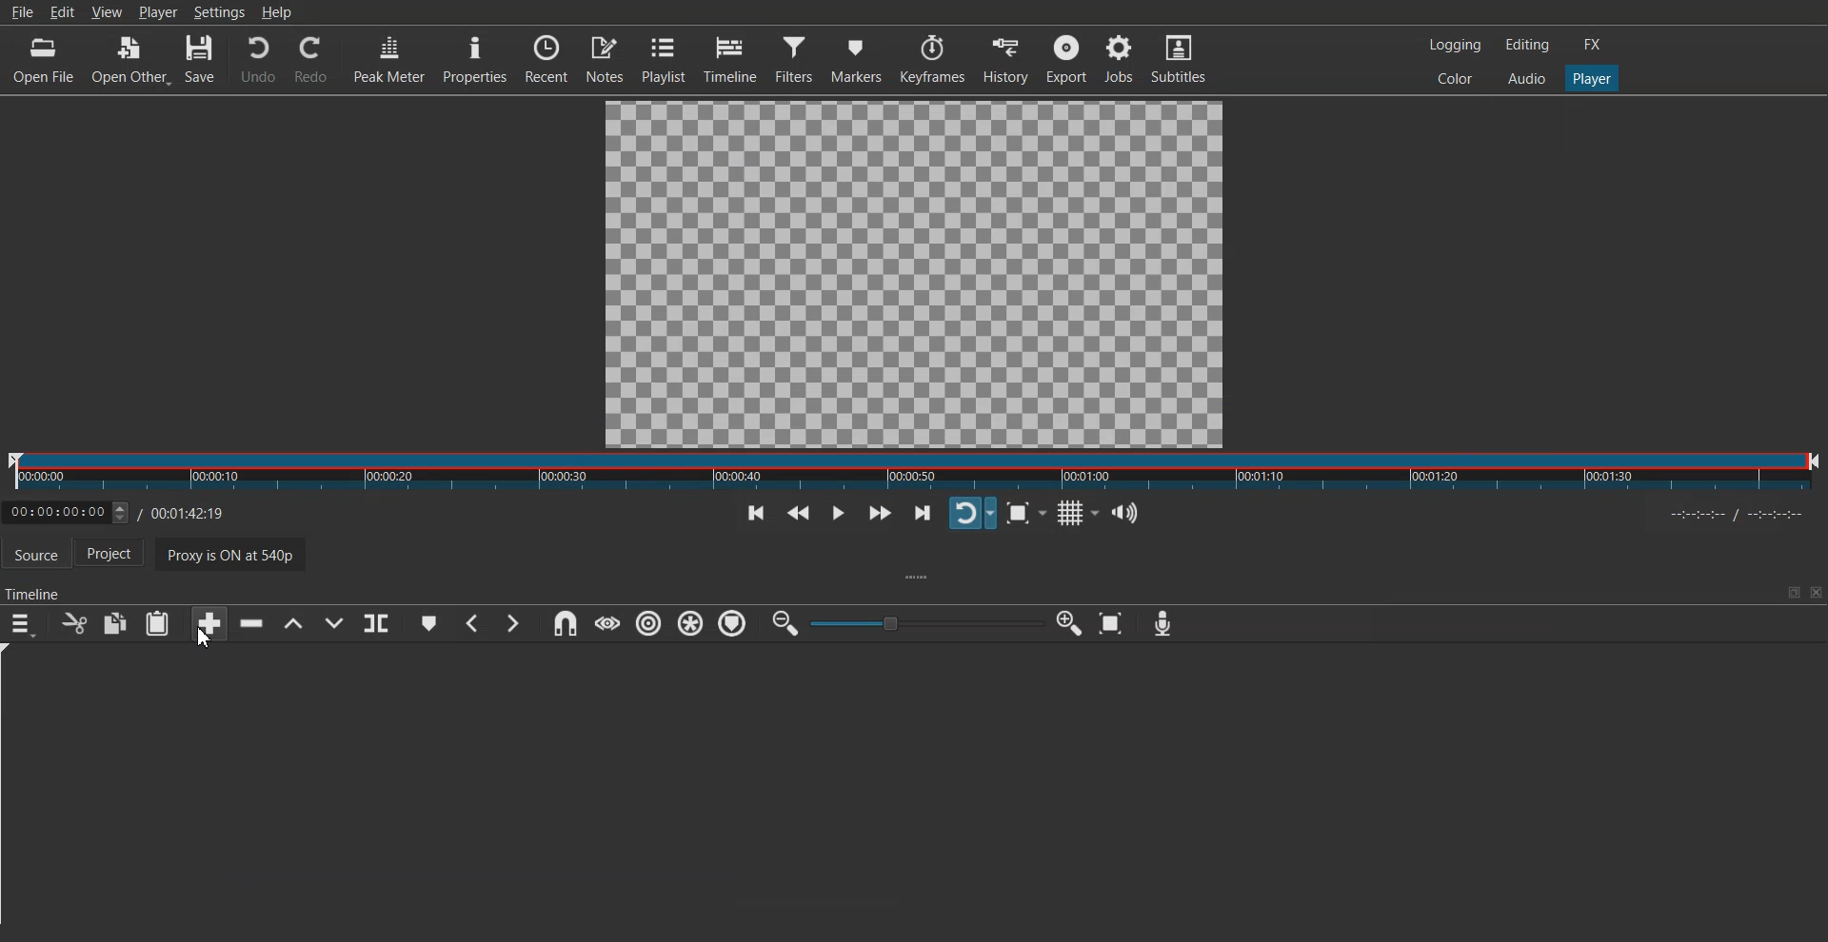  I want to click on Subtitles, so click(1179, 57).